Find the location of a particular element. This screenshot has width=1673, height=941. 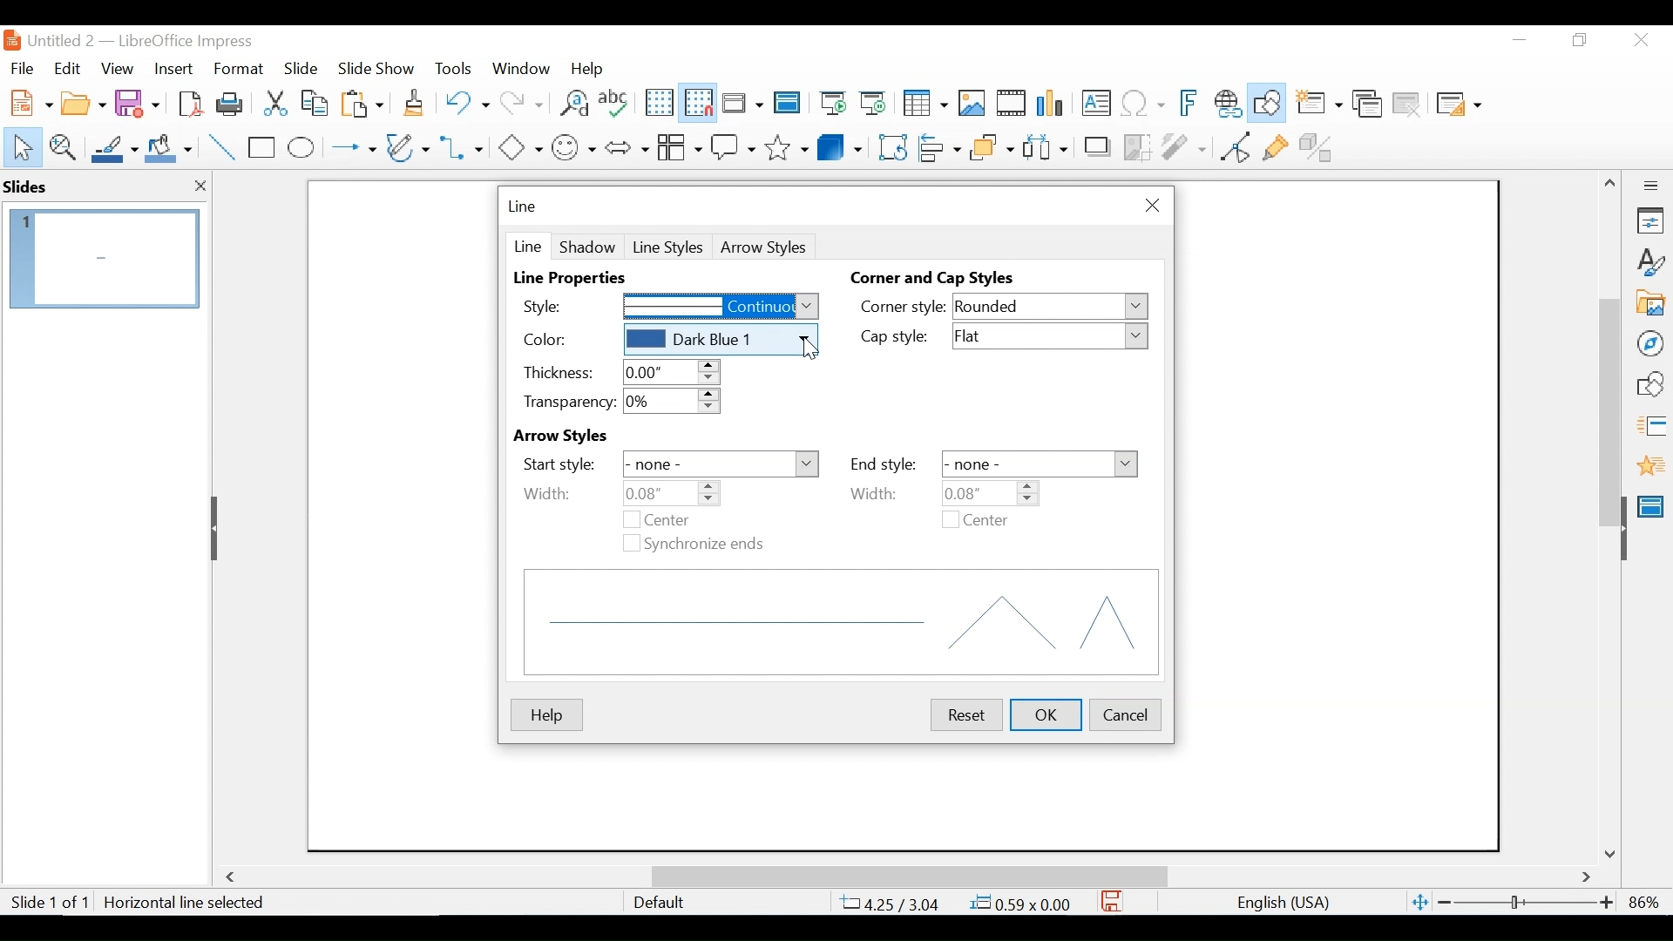

Basic Shapes is located at coordinates (519, 146).